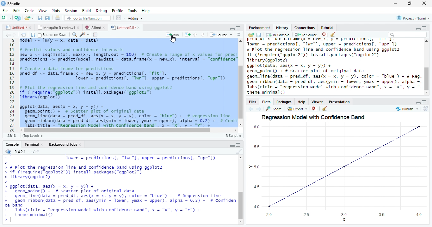  What do you see at coordinates (233, 136) in the screenshot?
I see `R script` at bounding box center [233, 136].